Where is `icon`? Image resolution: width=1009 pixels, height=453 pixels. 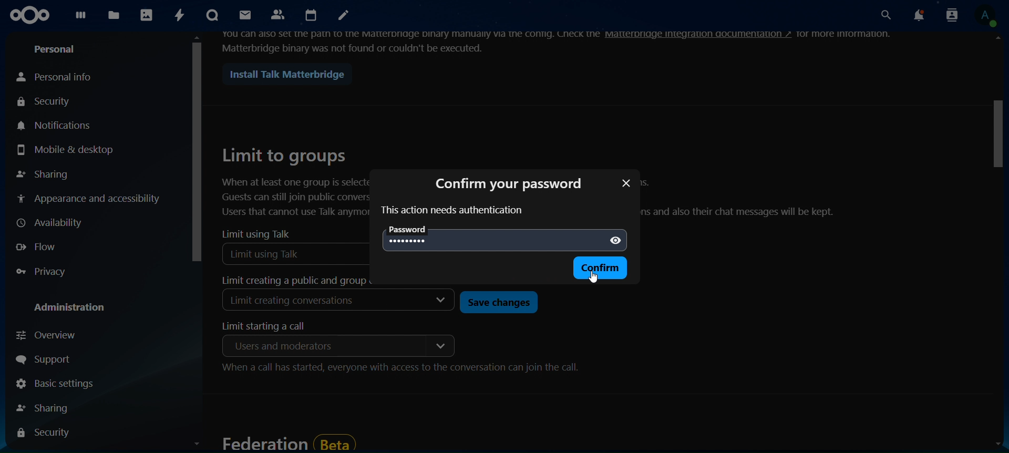
icon is located at coordinates (31, 15).